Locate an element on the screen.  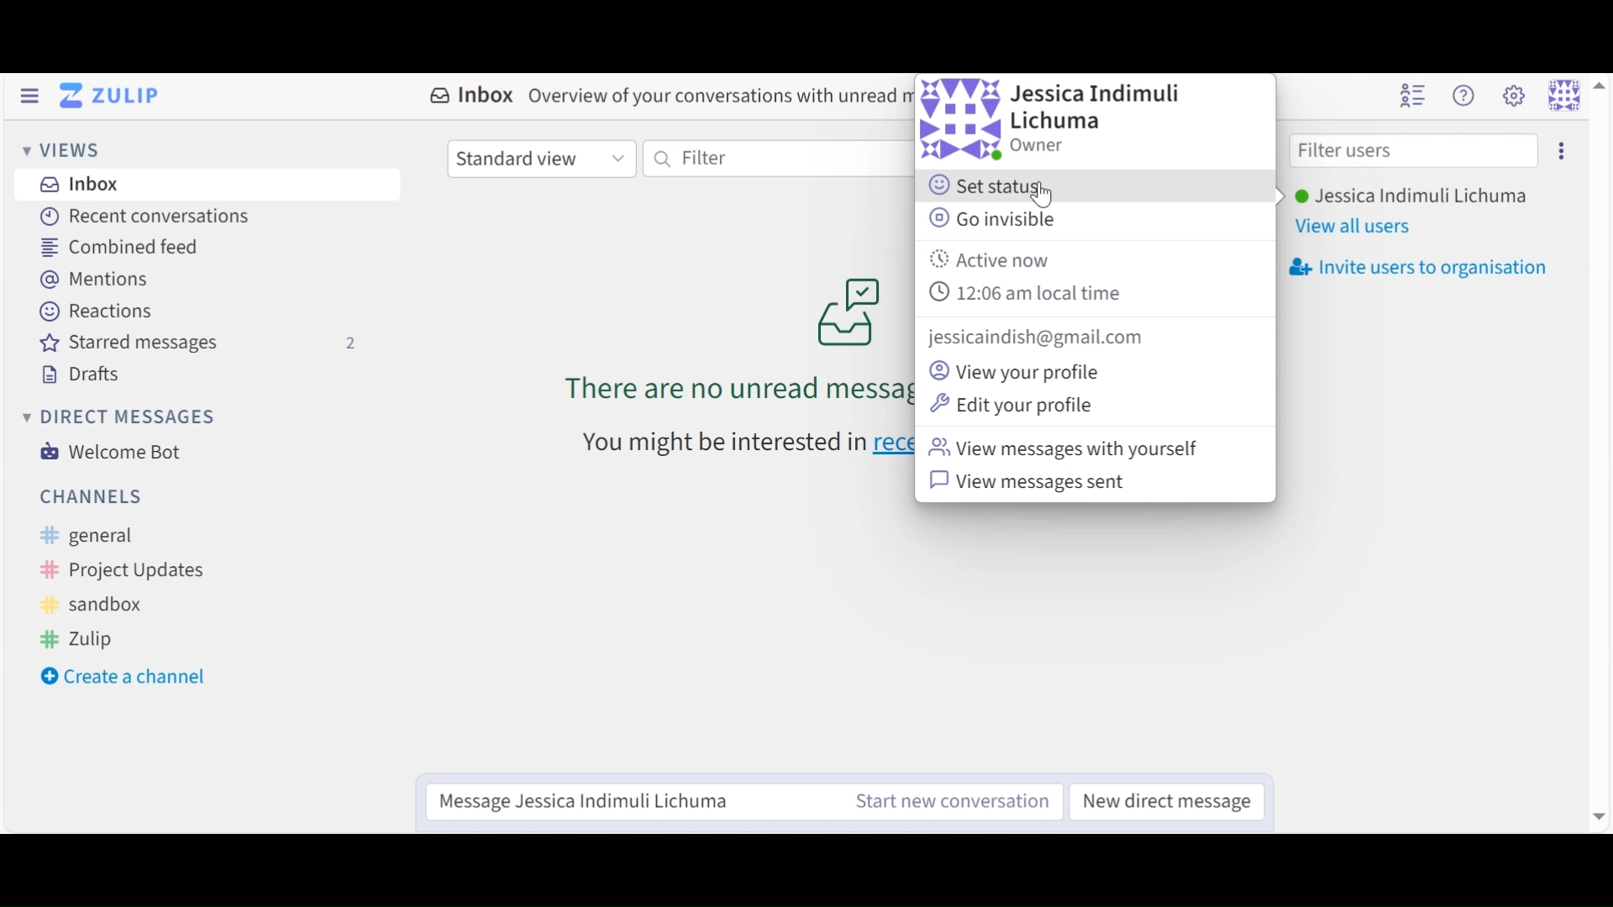
New direct message is located at coordinates (1162, 800).